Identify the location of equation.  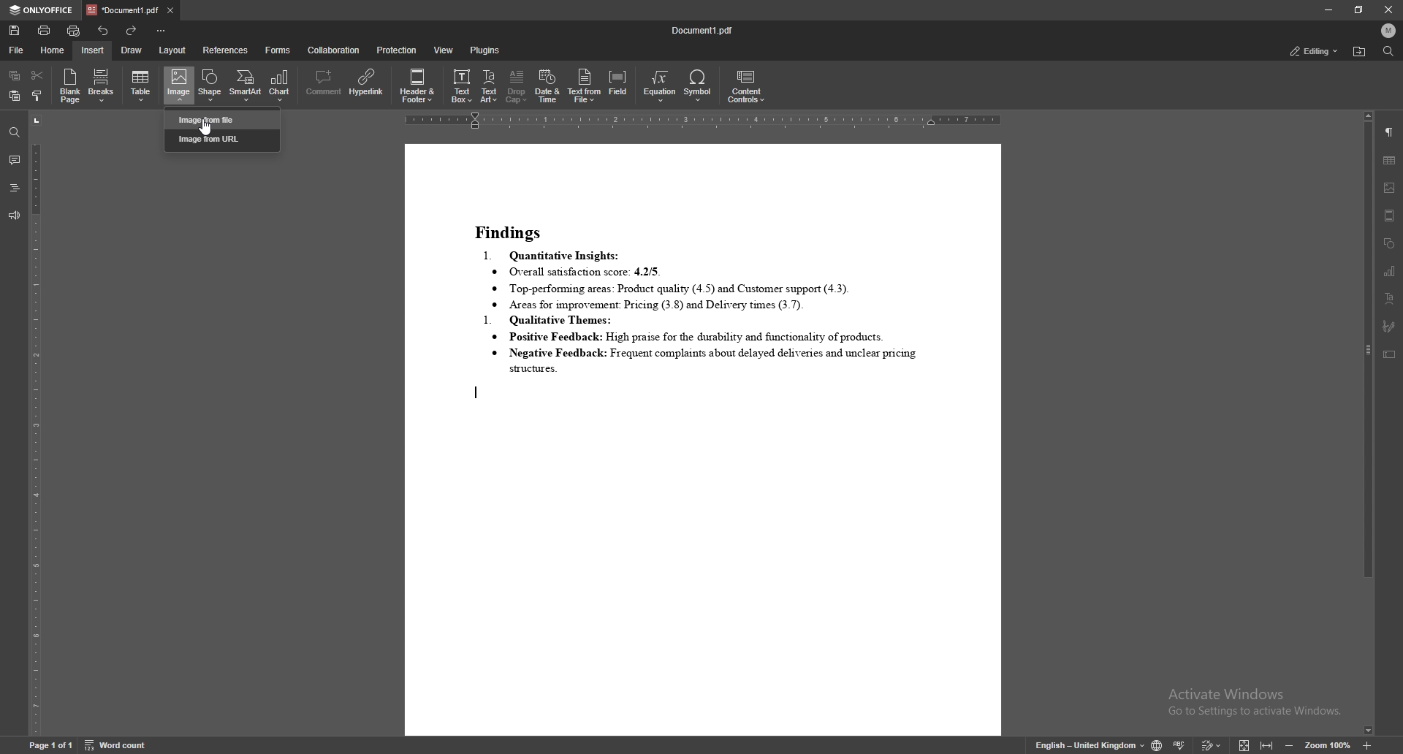
(660, 86).